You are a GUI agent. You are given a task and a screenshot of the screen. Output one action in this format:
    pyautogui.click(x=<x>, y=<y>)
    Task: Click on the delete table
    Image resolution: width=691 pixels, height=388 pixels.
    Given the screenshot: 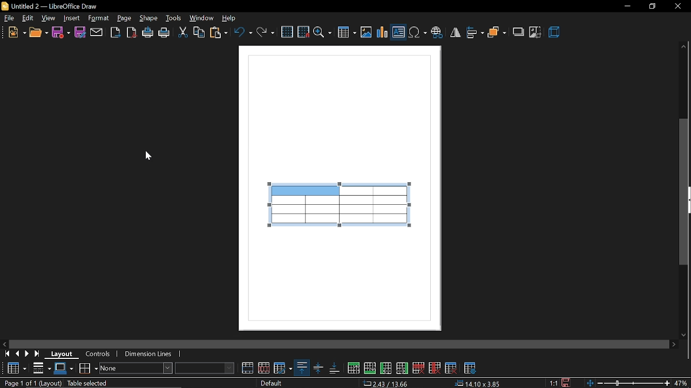 What is the action you would take?
    pyautogui.click(x=450, y=368)
    